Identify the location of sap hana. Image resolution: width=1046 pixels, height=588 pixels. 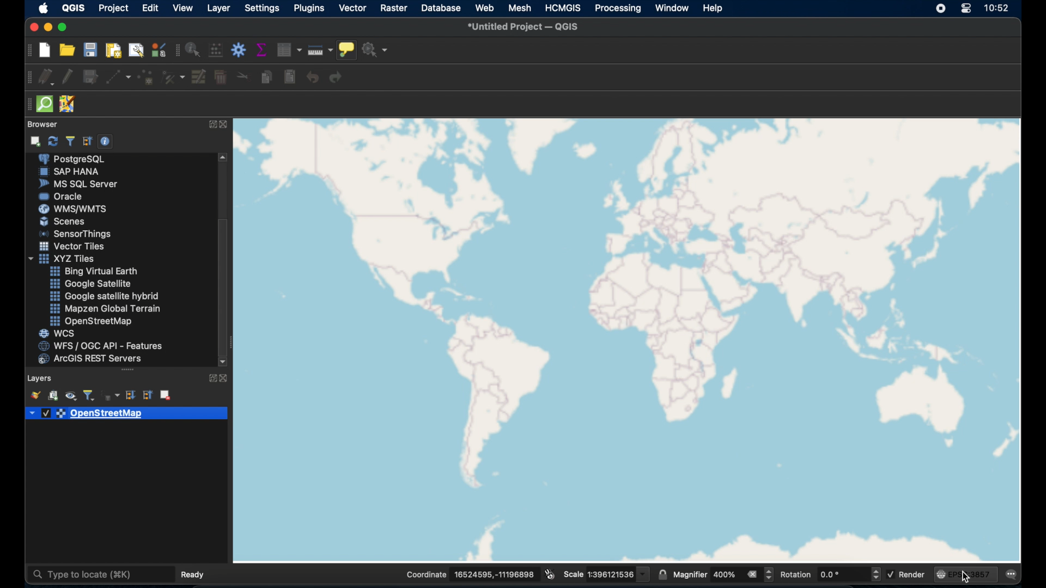
(70, 172).